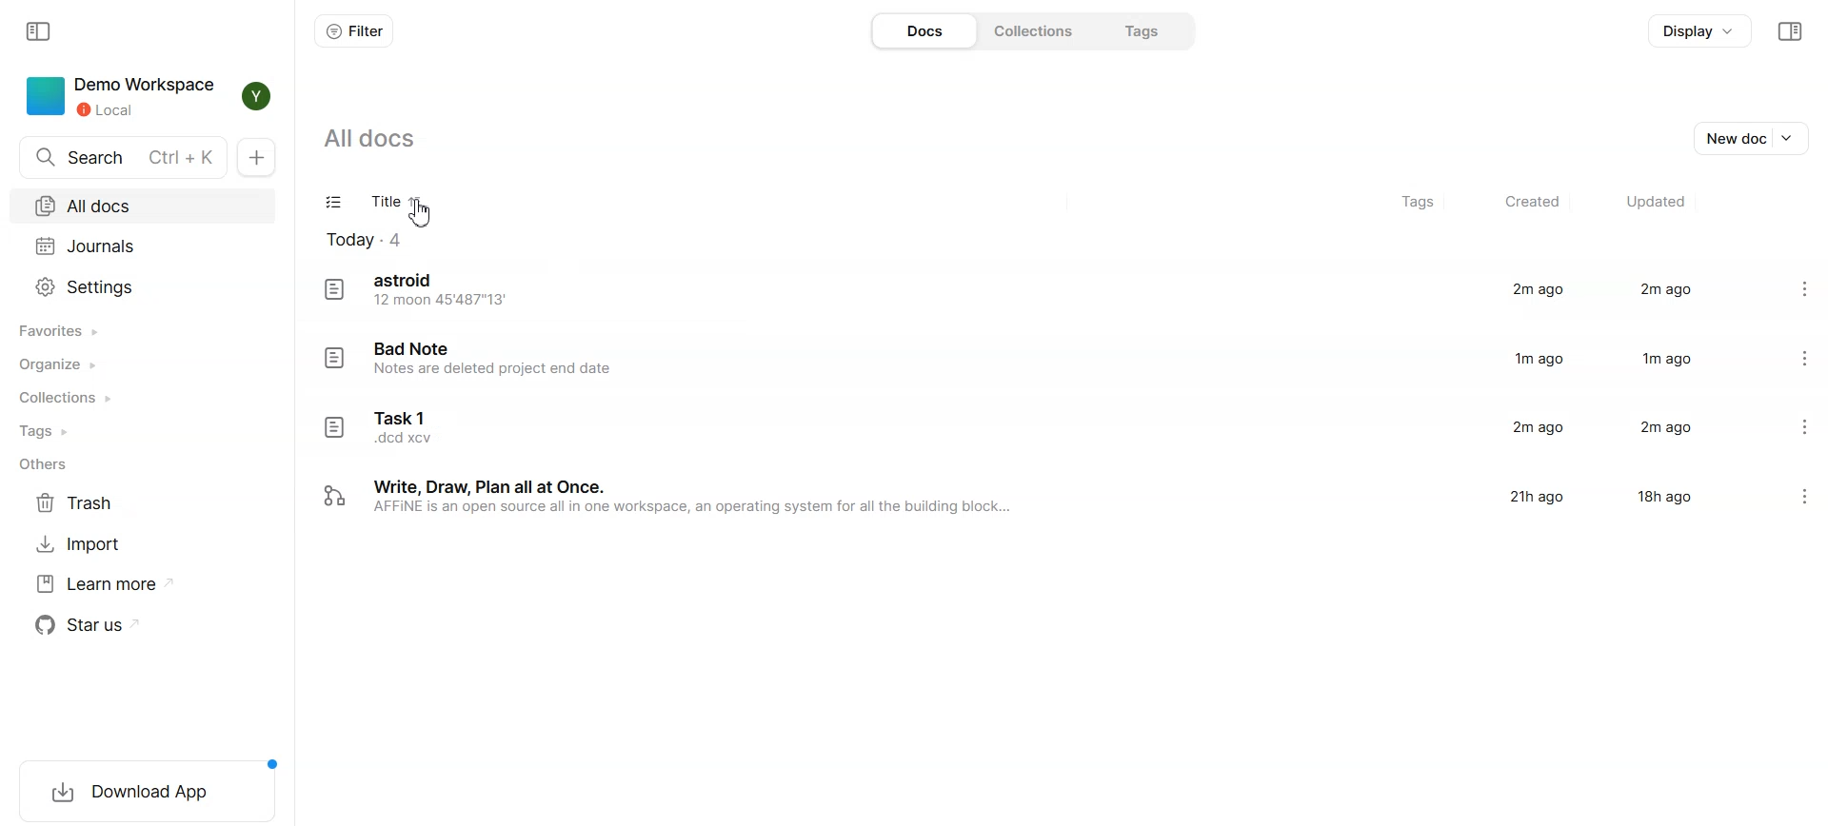 This screenshot has height=826, width=1828. Describe the element at coordinates (404, 439) in the screenshot. I see `.dcd xcv` at that location.